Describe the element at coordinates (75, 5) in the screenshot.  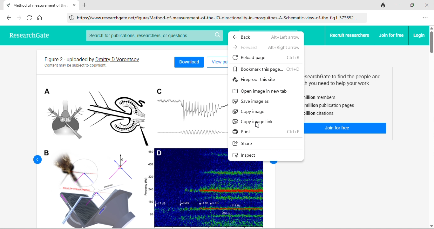
I see `close` at that location.